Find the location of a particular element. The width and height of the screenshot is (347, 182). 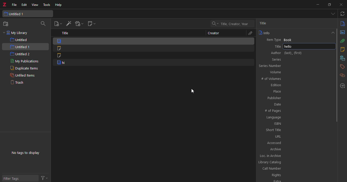

creator is located at coordinates (214, 33).